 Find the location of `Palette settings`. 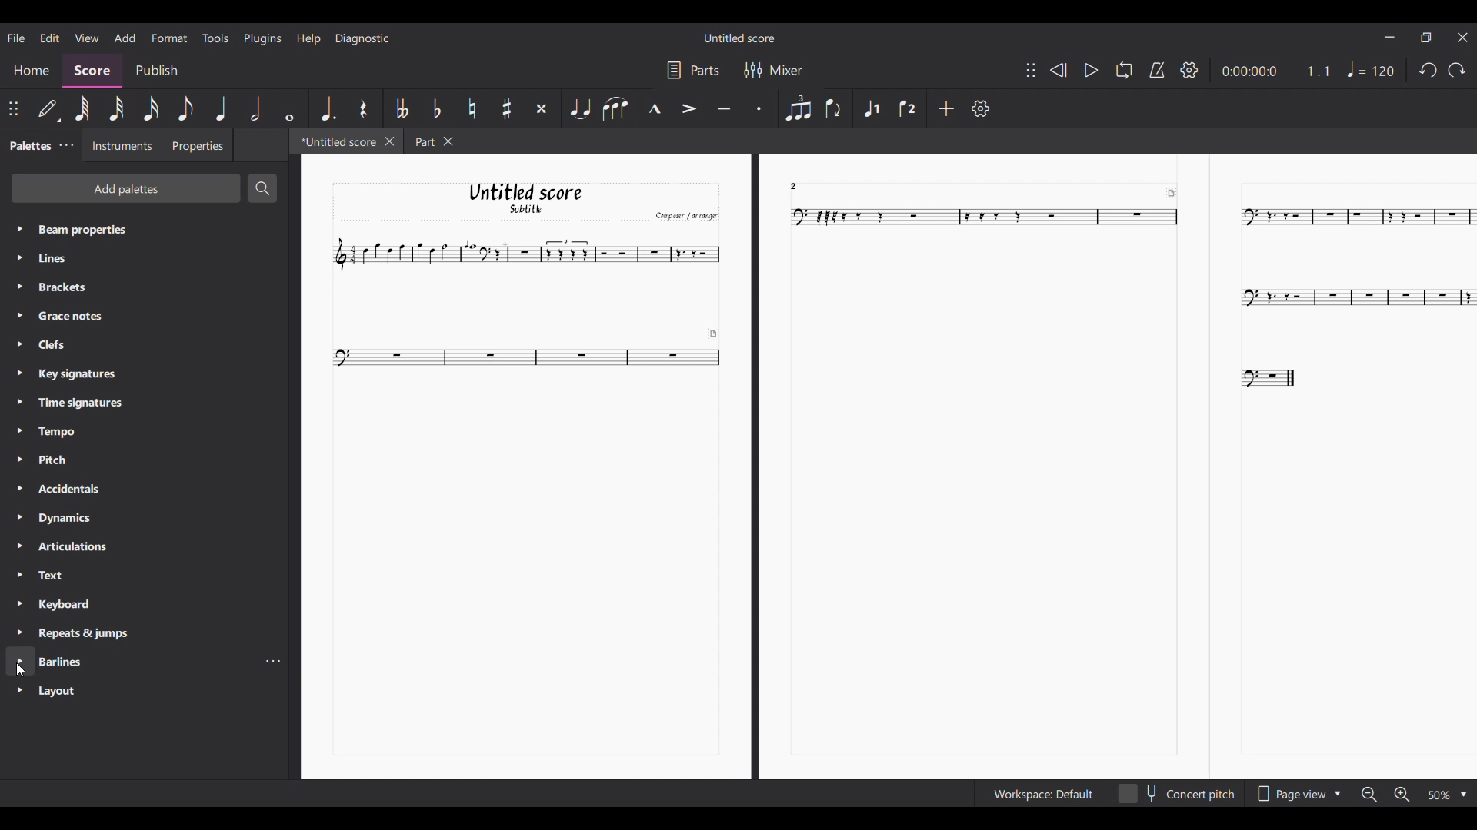

Palette settings is located at coordinates (71, 347).